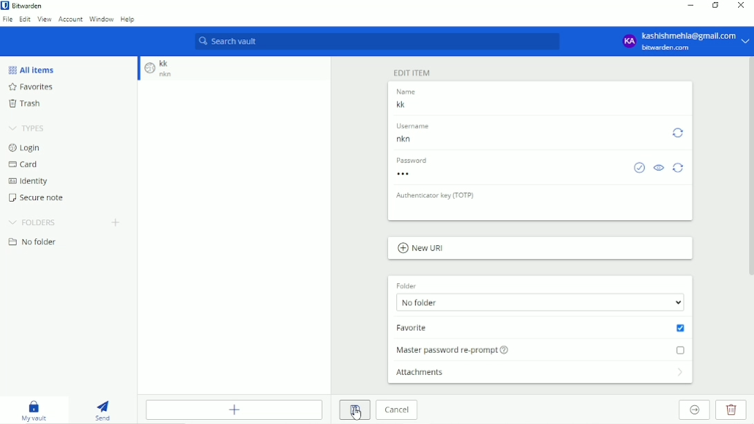 The height and width of the screenshot is (424, 754). What do you see at coordinates (23, 165) in the screenshot?
I see `Card` at bounding box center [23, 165].